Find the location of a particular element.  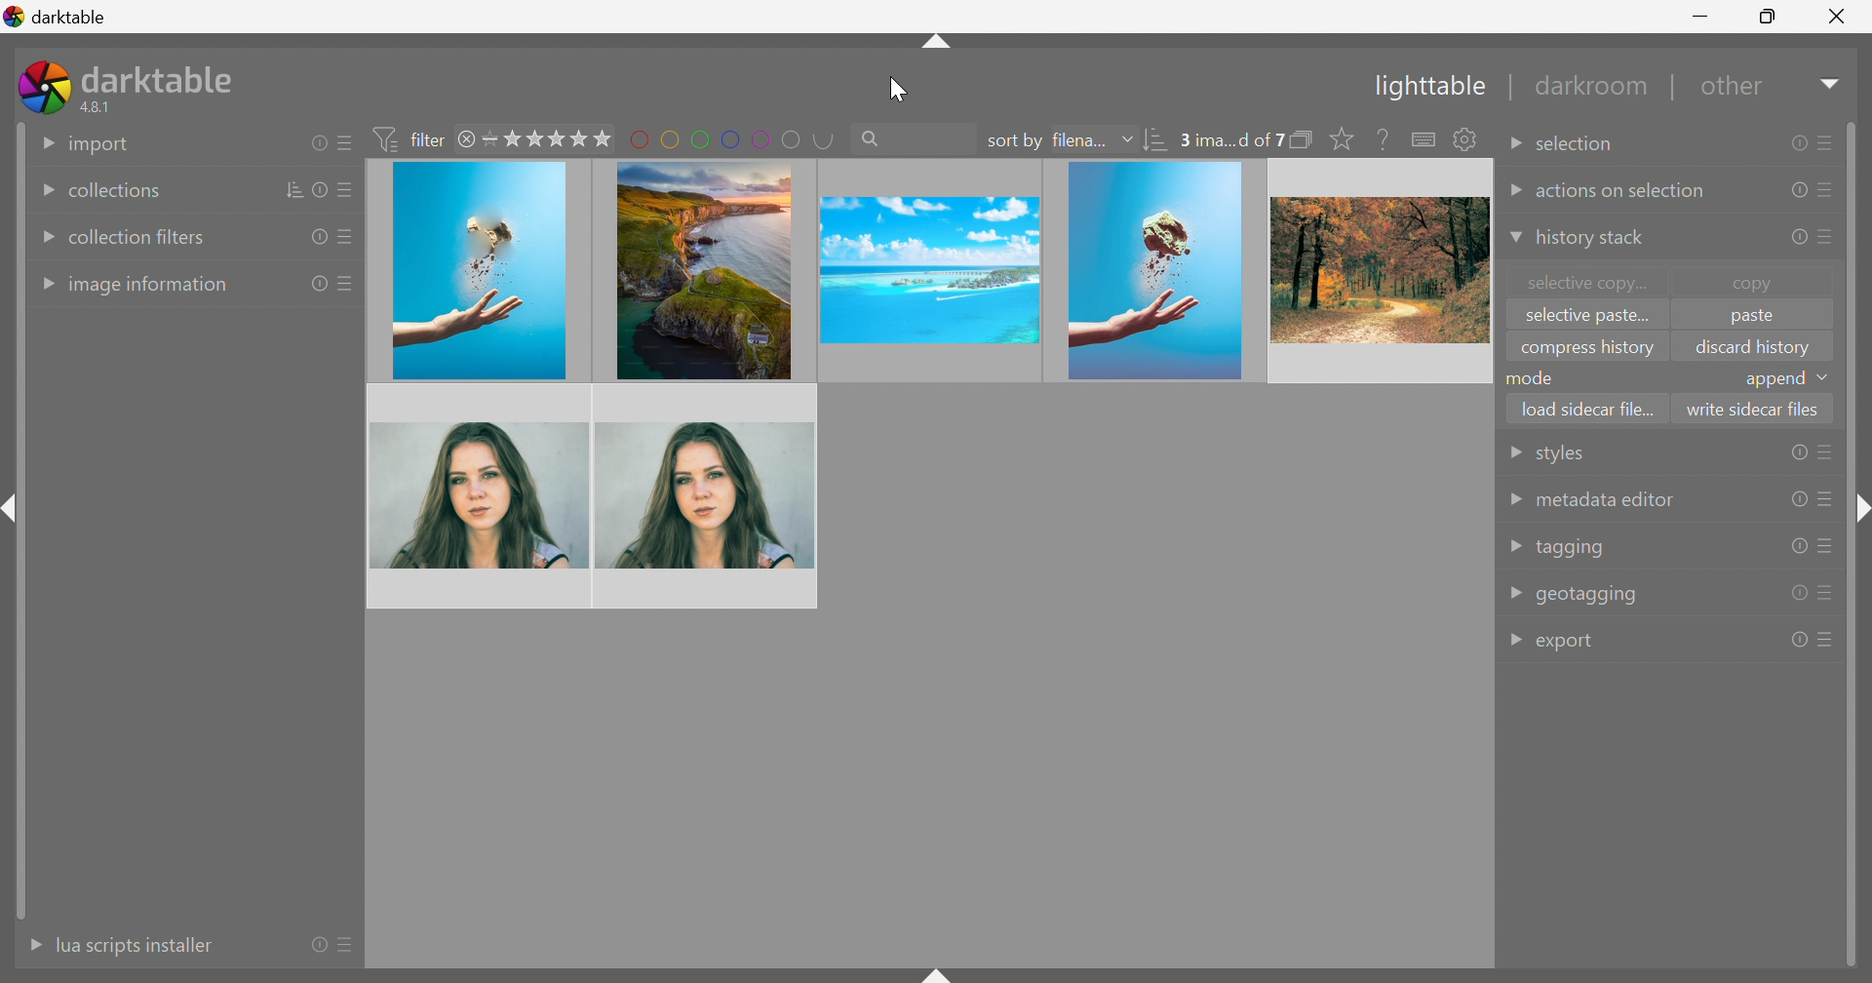

export is located at coordinates (1570, 644).